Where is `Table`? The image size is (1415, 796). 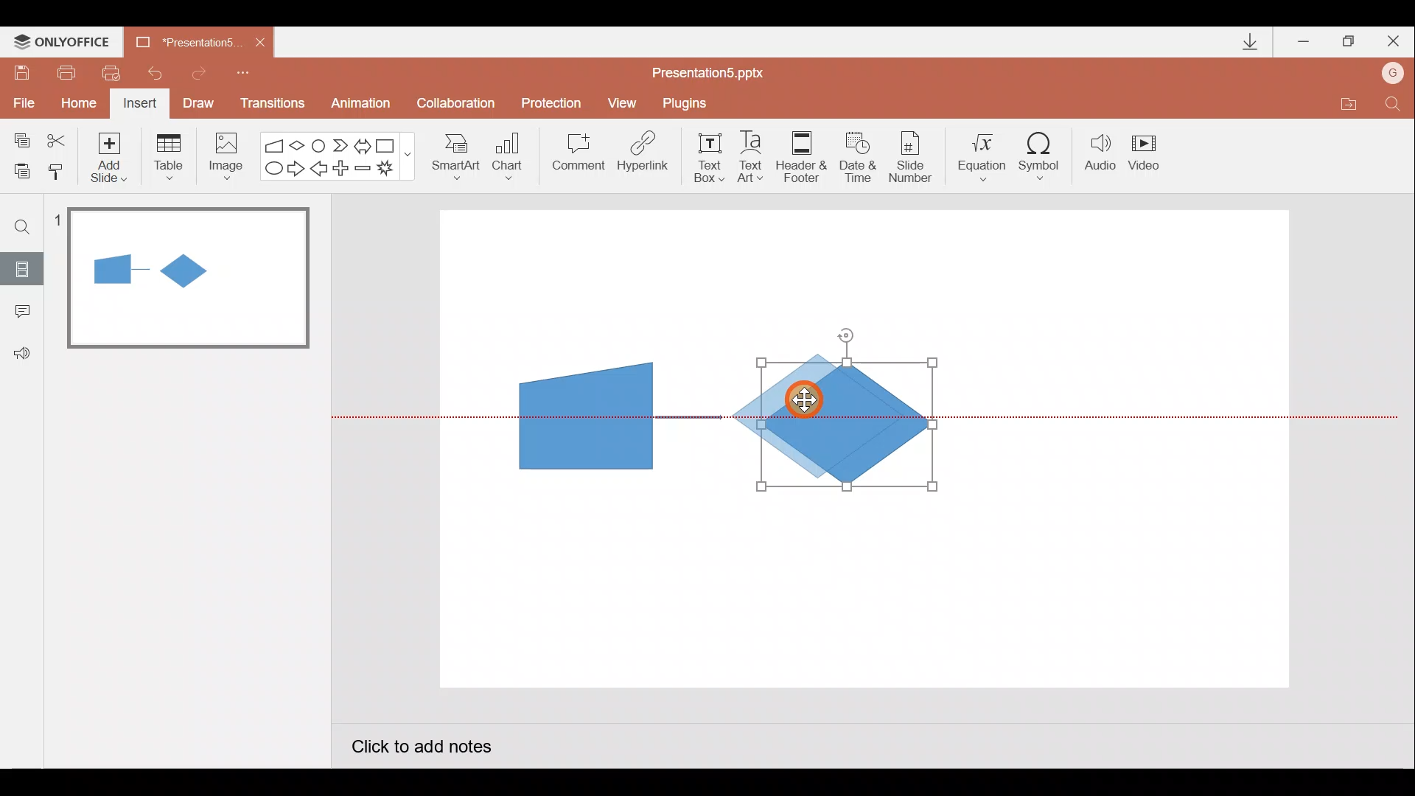
Table is located at coordinates (167, 156).